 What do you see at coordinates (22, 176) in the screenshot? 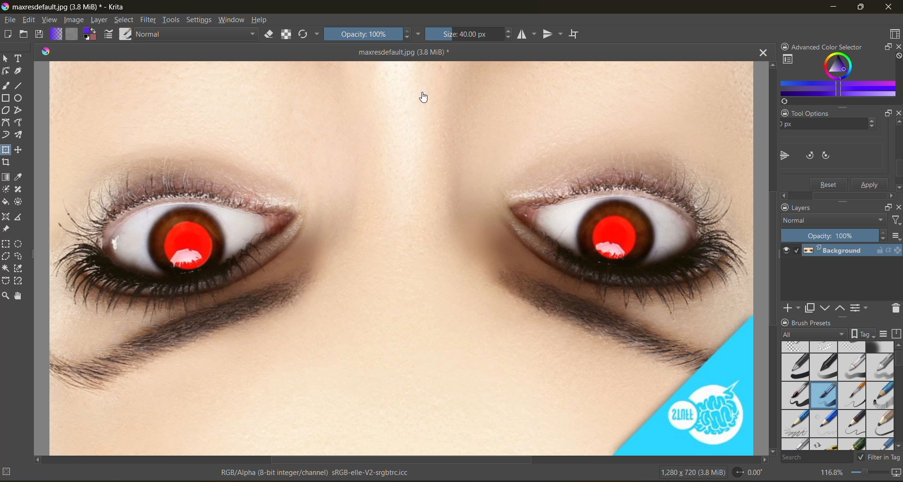
I see `tool` at bounding box center [22, 176].